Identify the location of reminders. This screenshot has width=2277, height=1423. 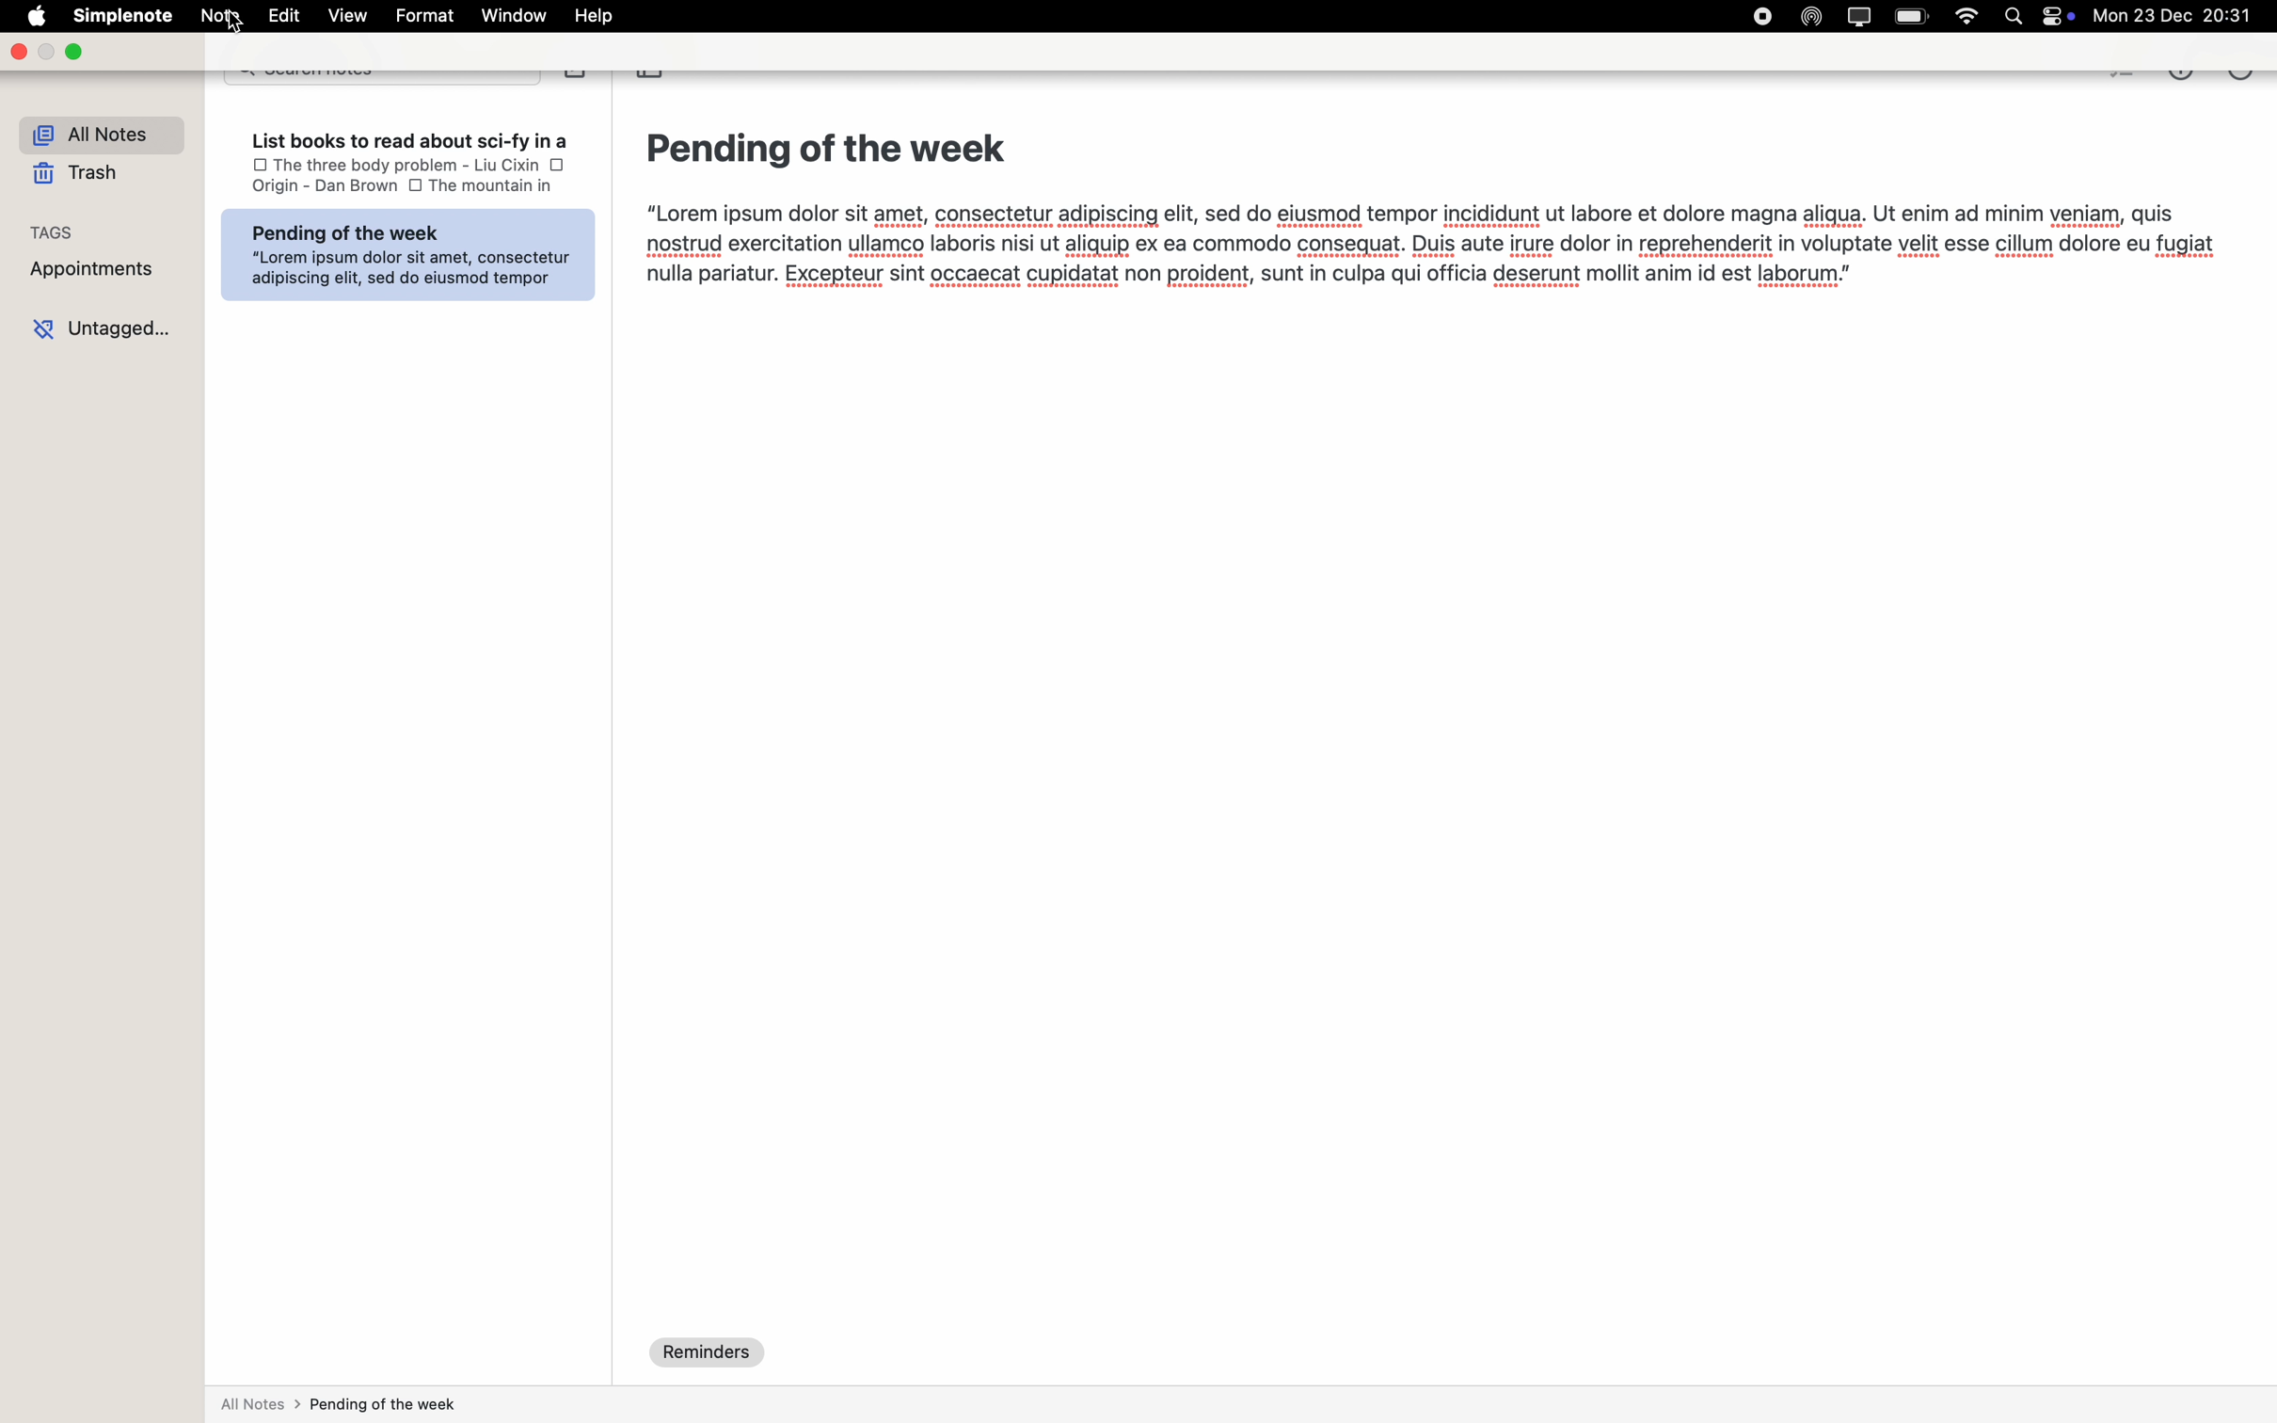
(709, 1351).